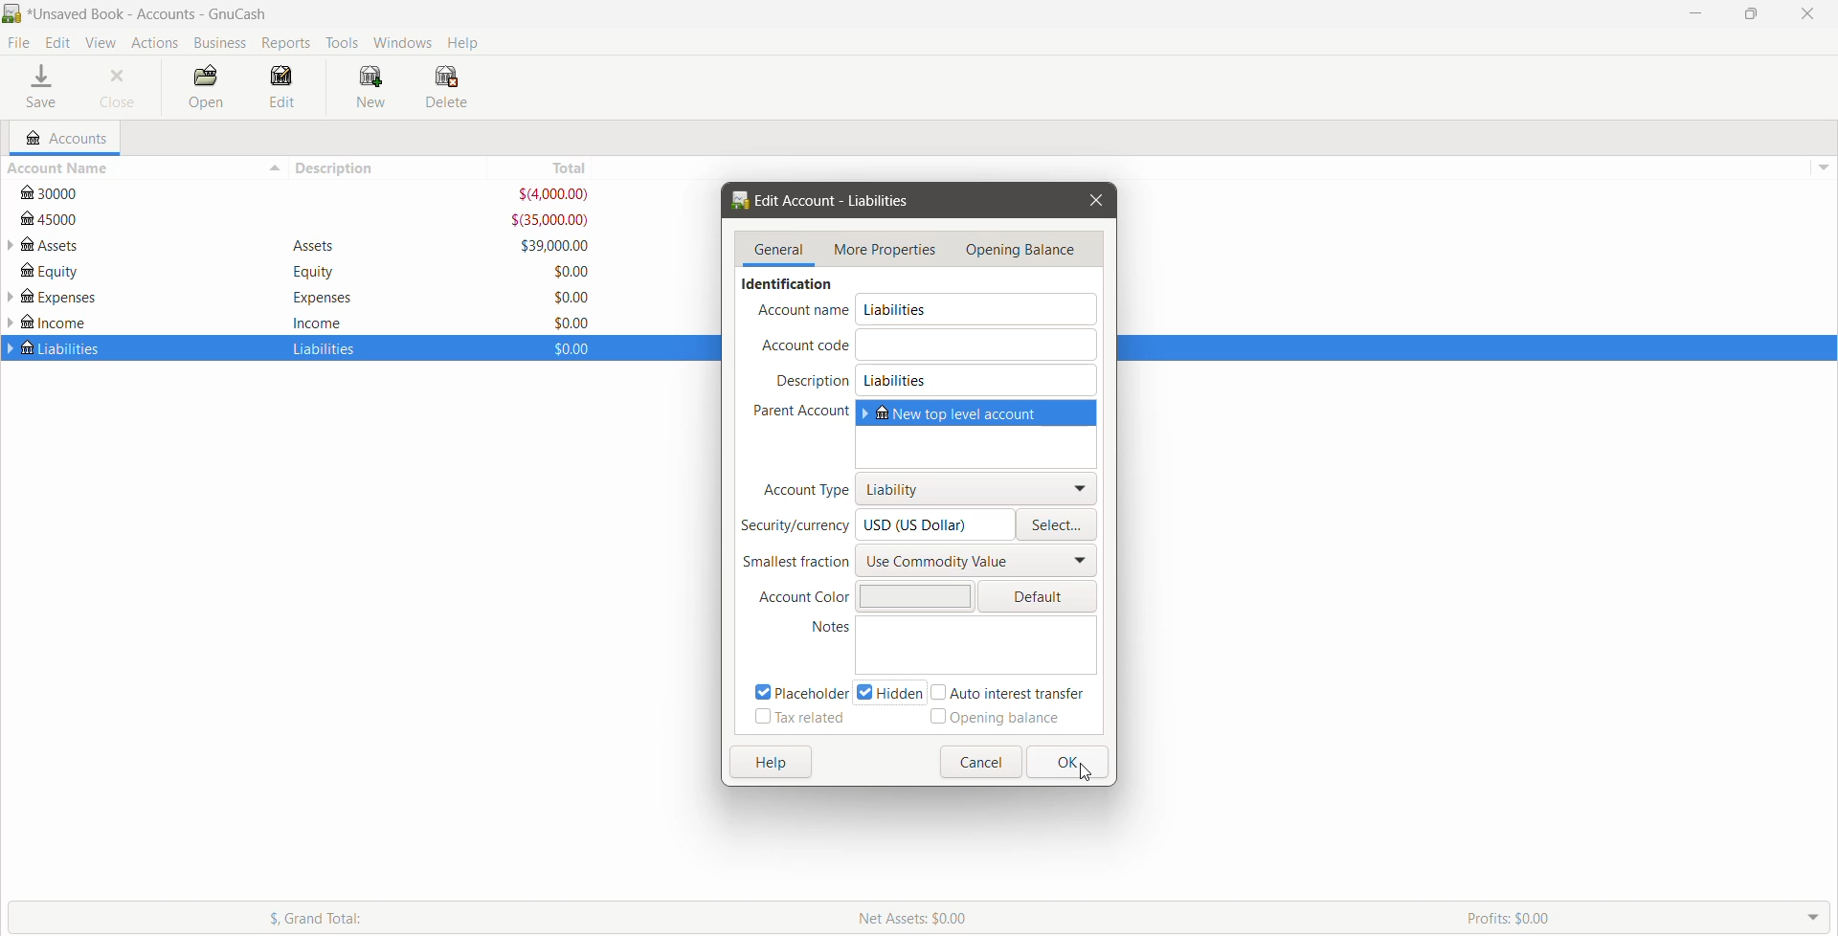 The width and height of the screenshot is (1838, 936). What do you see at coordinates (404, 41) in the screenshot?
I see `Windows` at bounding box center [404, 41].